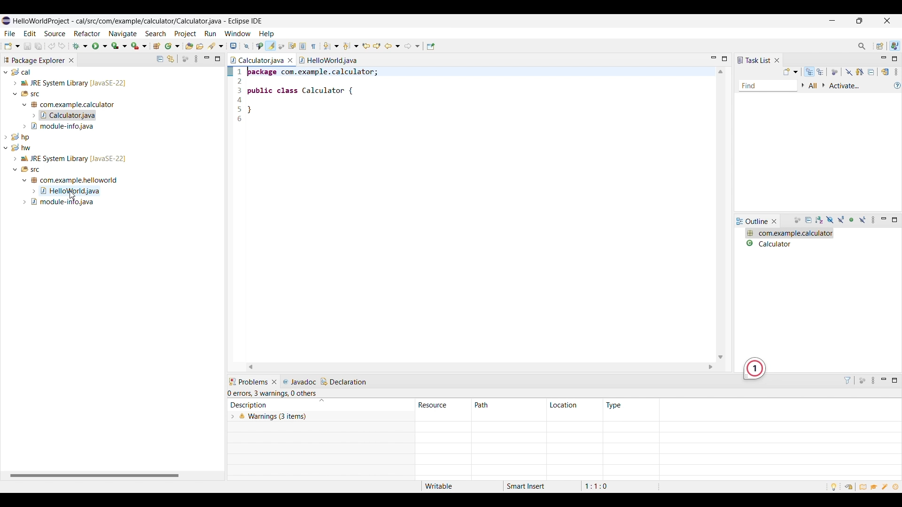 This screenshot has height=507, width=902. What do you see at coordinates (172, 46) in the screenshot?
I see `New Java class options` at bounding box center [172, 46].